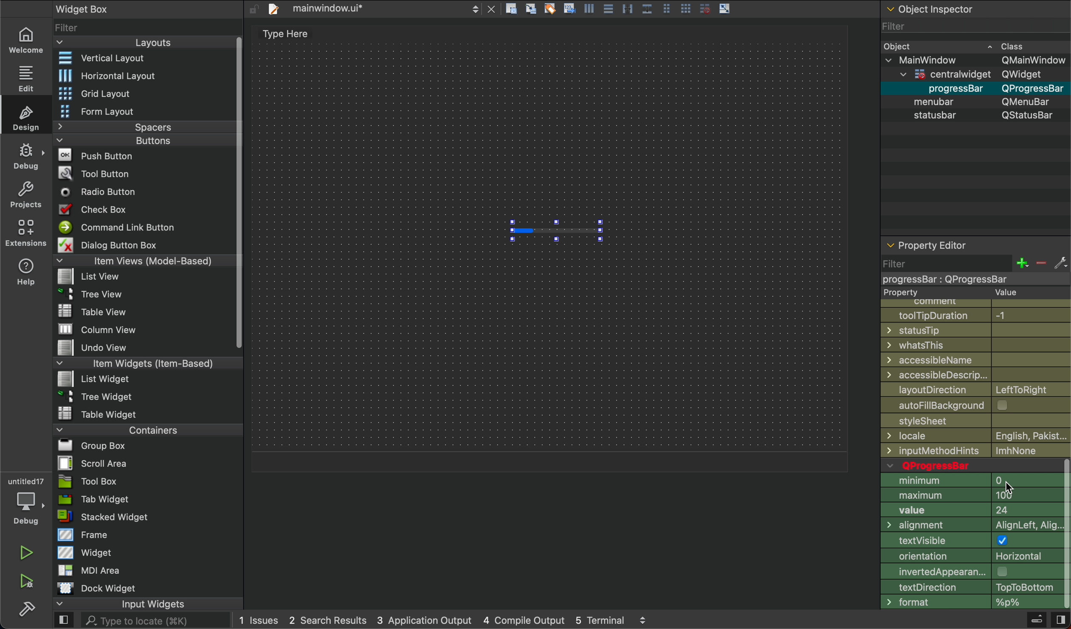 Image resolution: width=1071 pixels, height=629 pixels. Describe the element at coordinates (28, 581) in the screenshot. I see `run and debug` at that location.